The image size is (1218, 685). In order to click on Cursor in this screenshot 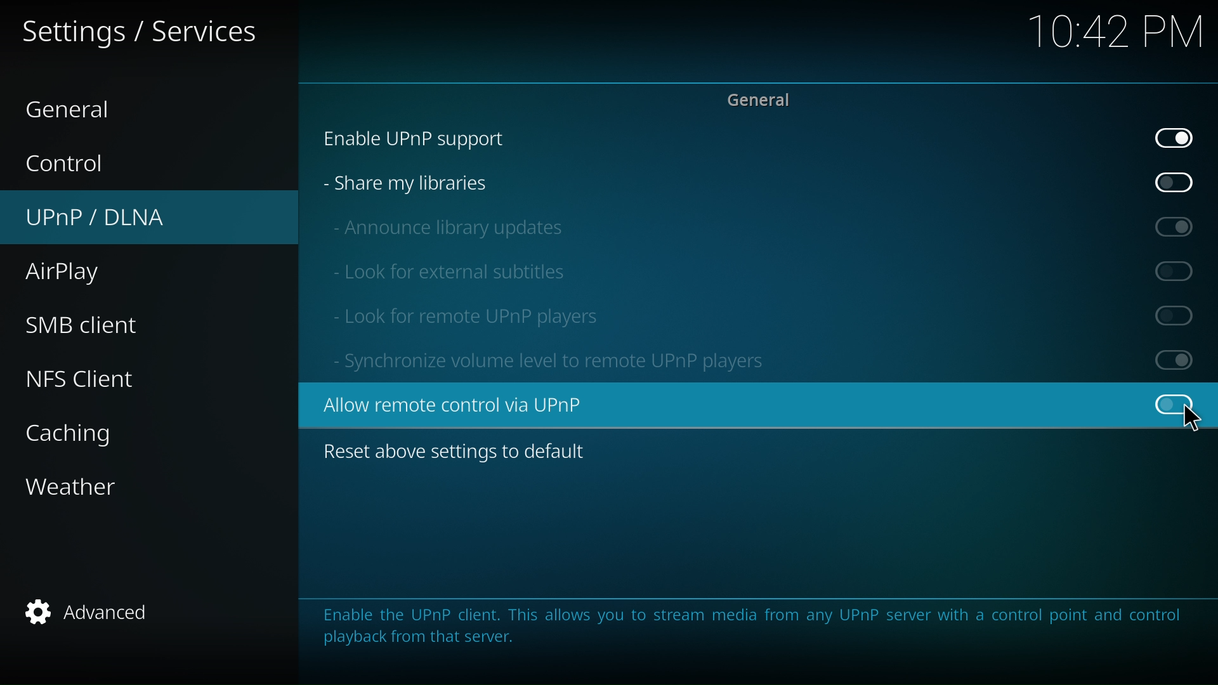, I will do `click(1181, 419)`.